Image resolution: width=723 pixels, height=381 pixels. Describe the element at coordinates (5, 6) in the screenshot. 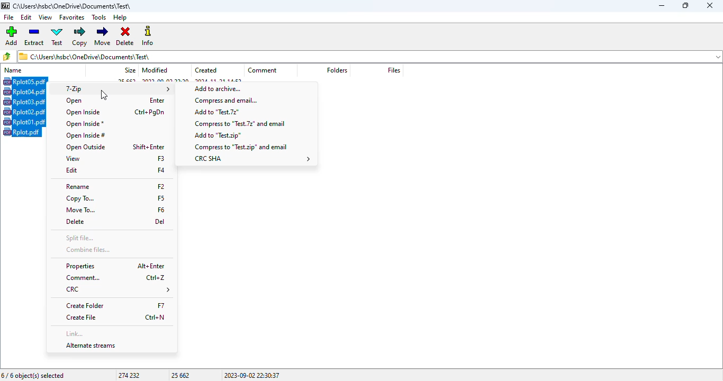

I see `logo` at that location.